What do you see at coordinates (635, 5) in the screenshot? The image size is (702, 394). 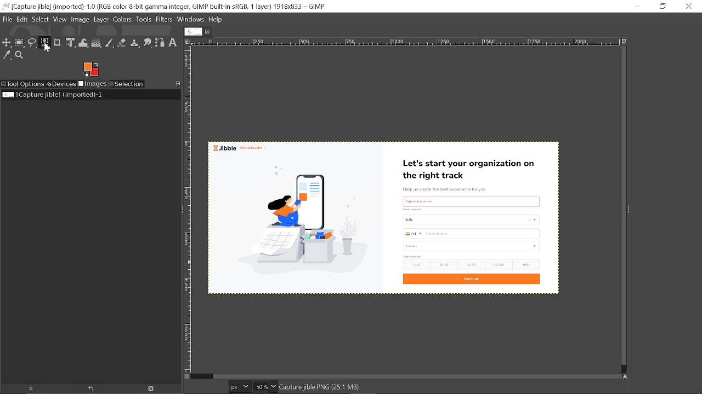 I see `Minimize` at bounding box center [635, 5].